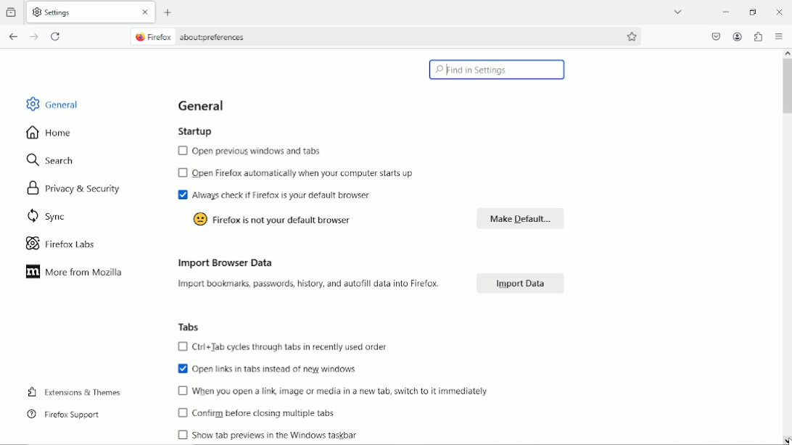 This screenshot has height=445, width=792. What do you see at coordinates (717, 36) in the screenshot?
I see `save to pocket` at bounding box center [717, 36].